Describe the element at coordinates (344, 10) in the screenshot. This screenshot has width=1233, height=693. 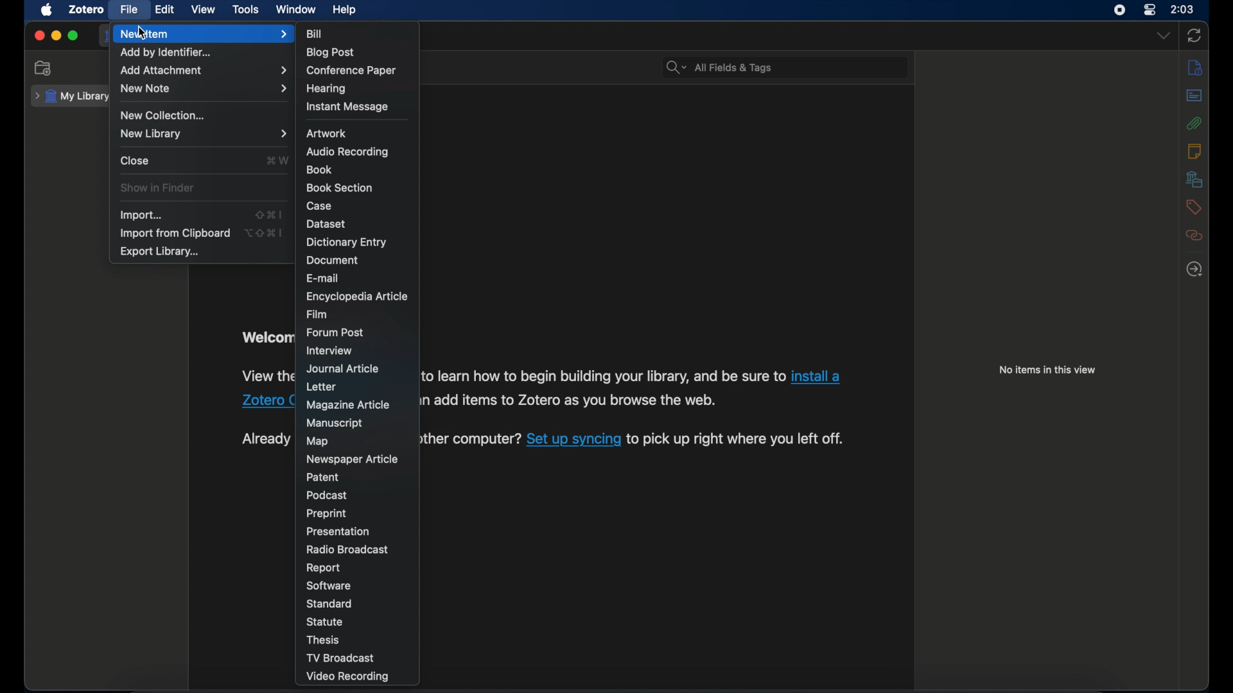
I see `help` at that location.